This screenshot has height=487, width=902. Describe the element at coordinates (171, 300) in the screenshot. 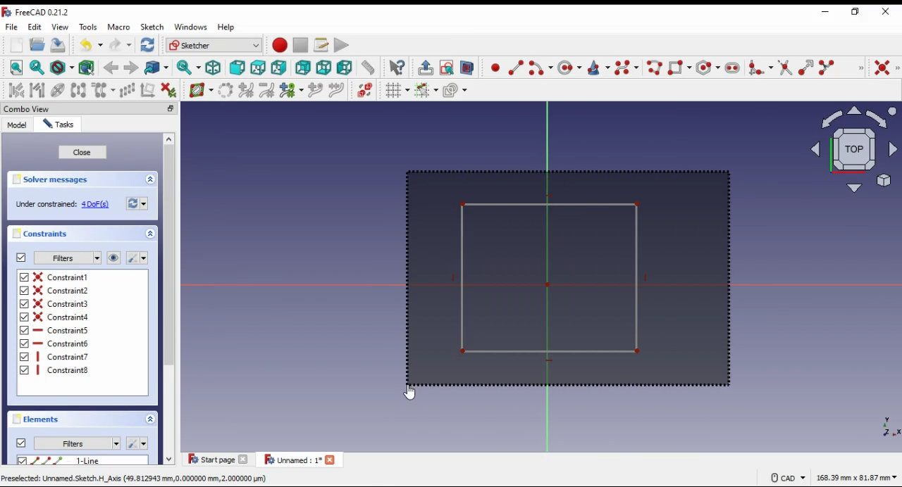

I see `scroll bar` at that location.